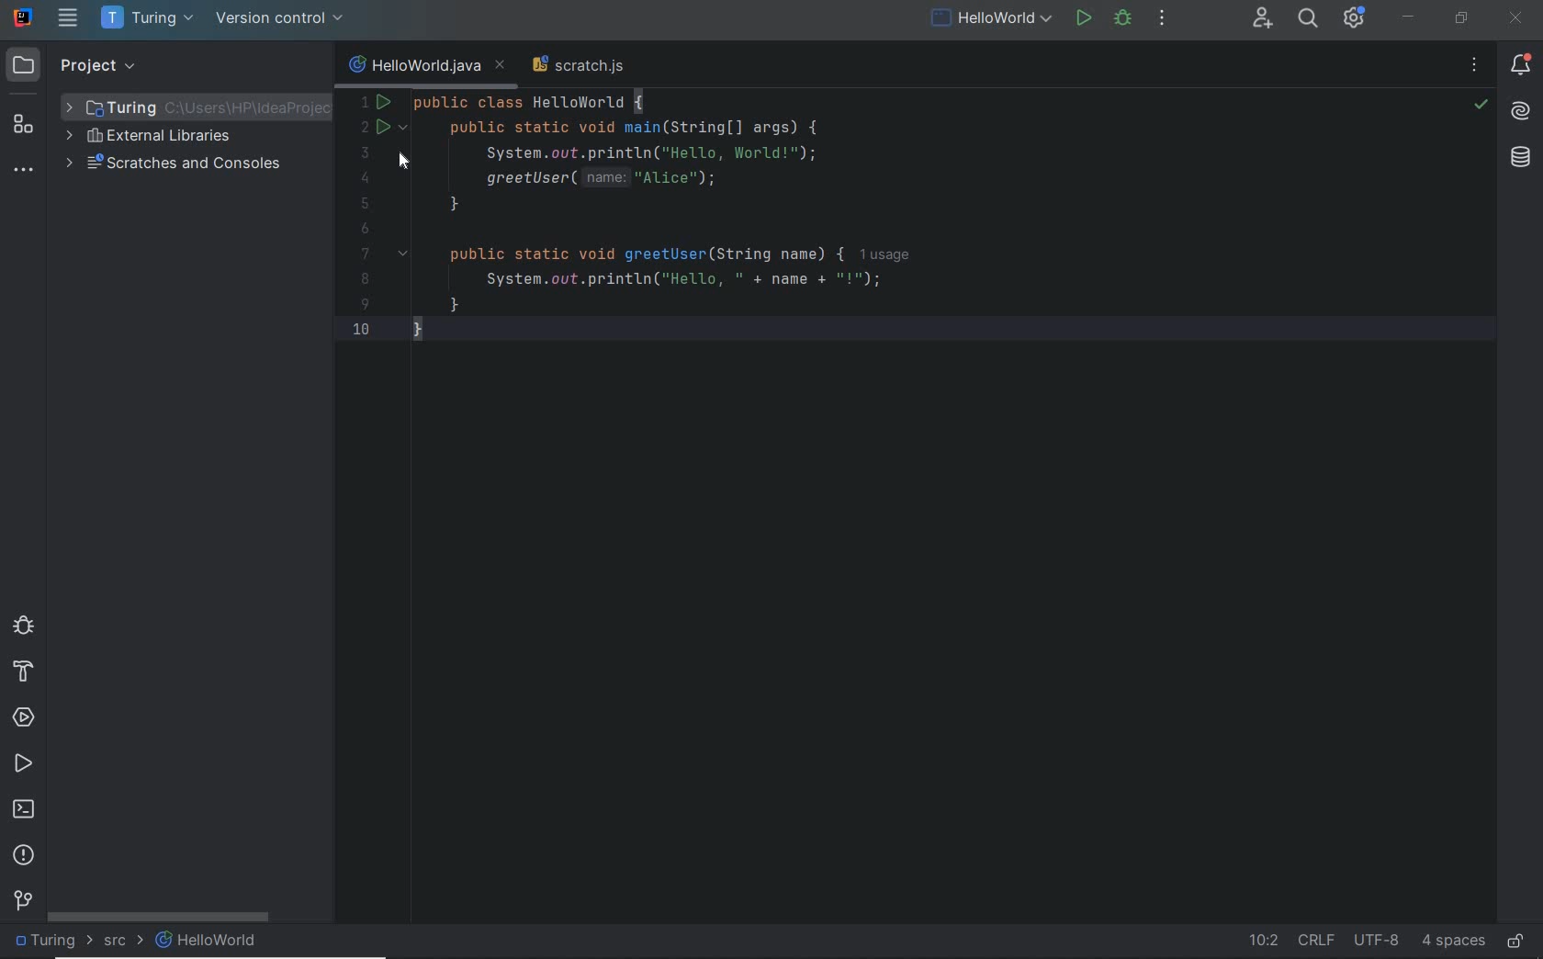  I want to click on run, so click(1084, 19).